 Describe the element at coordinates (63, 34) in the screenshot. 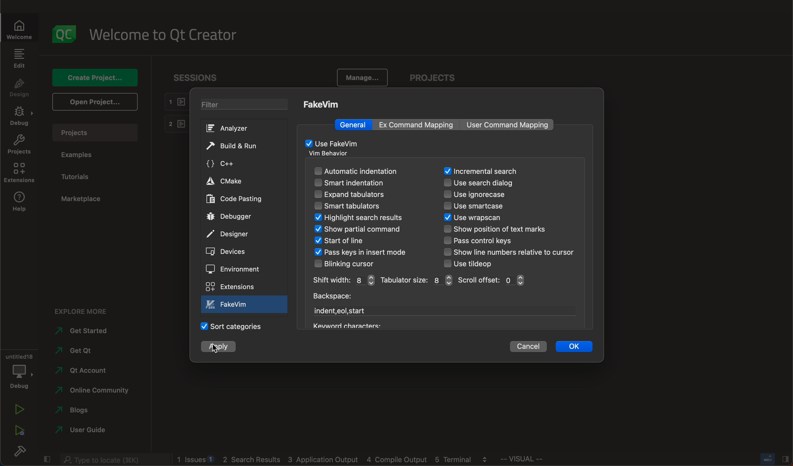

I see `logo` at that location.